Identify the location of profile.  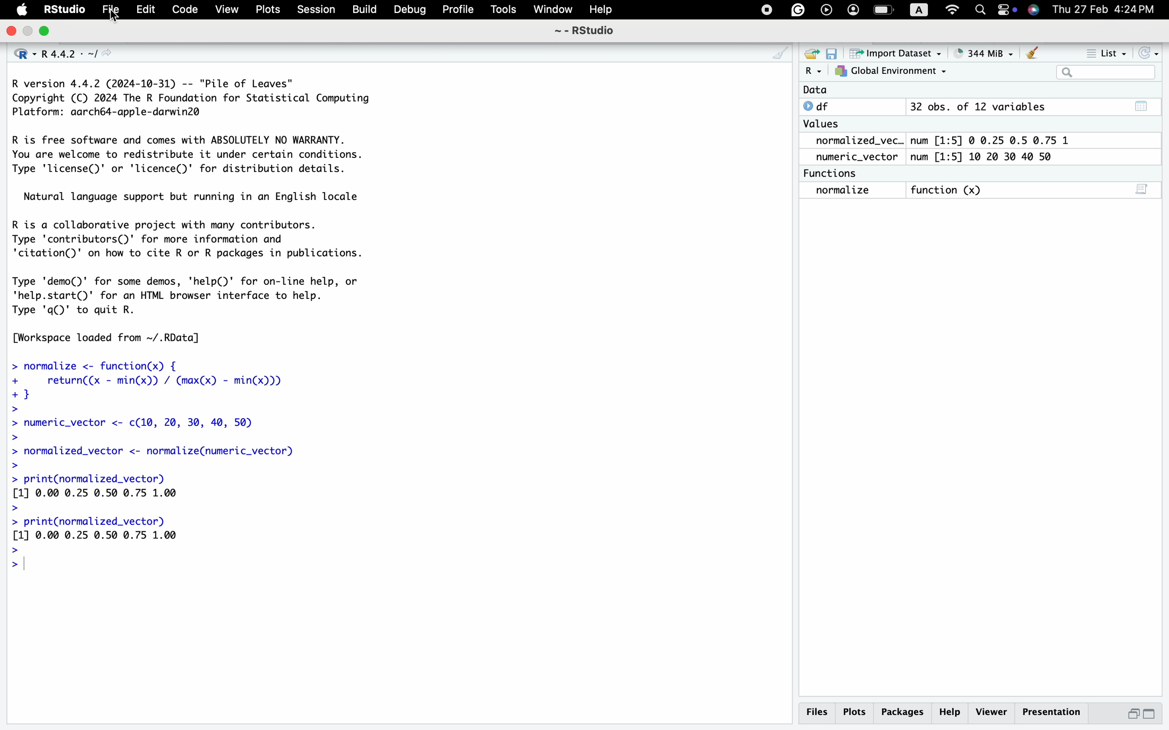
(852, 10).